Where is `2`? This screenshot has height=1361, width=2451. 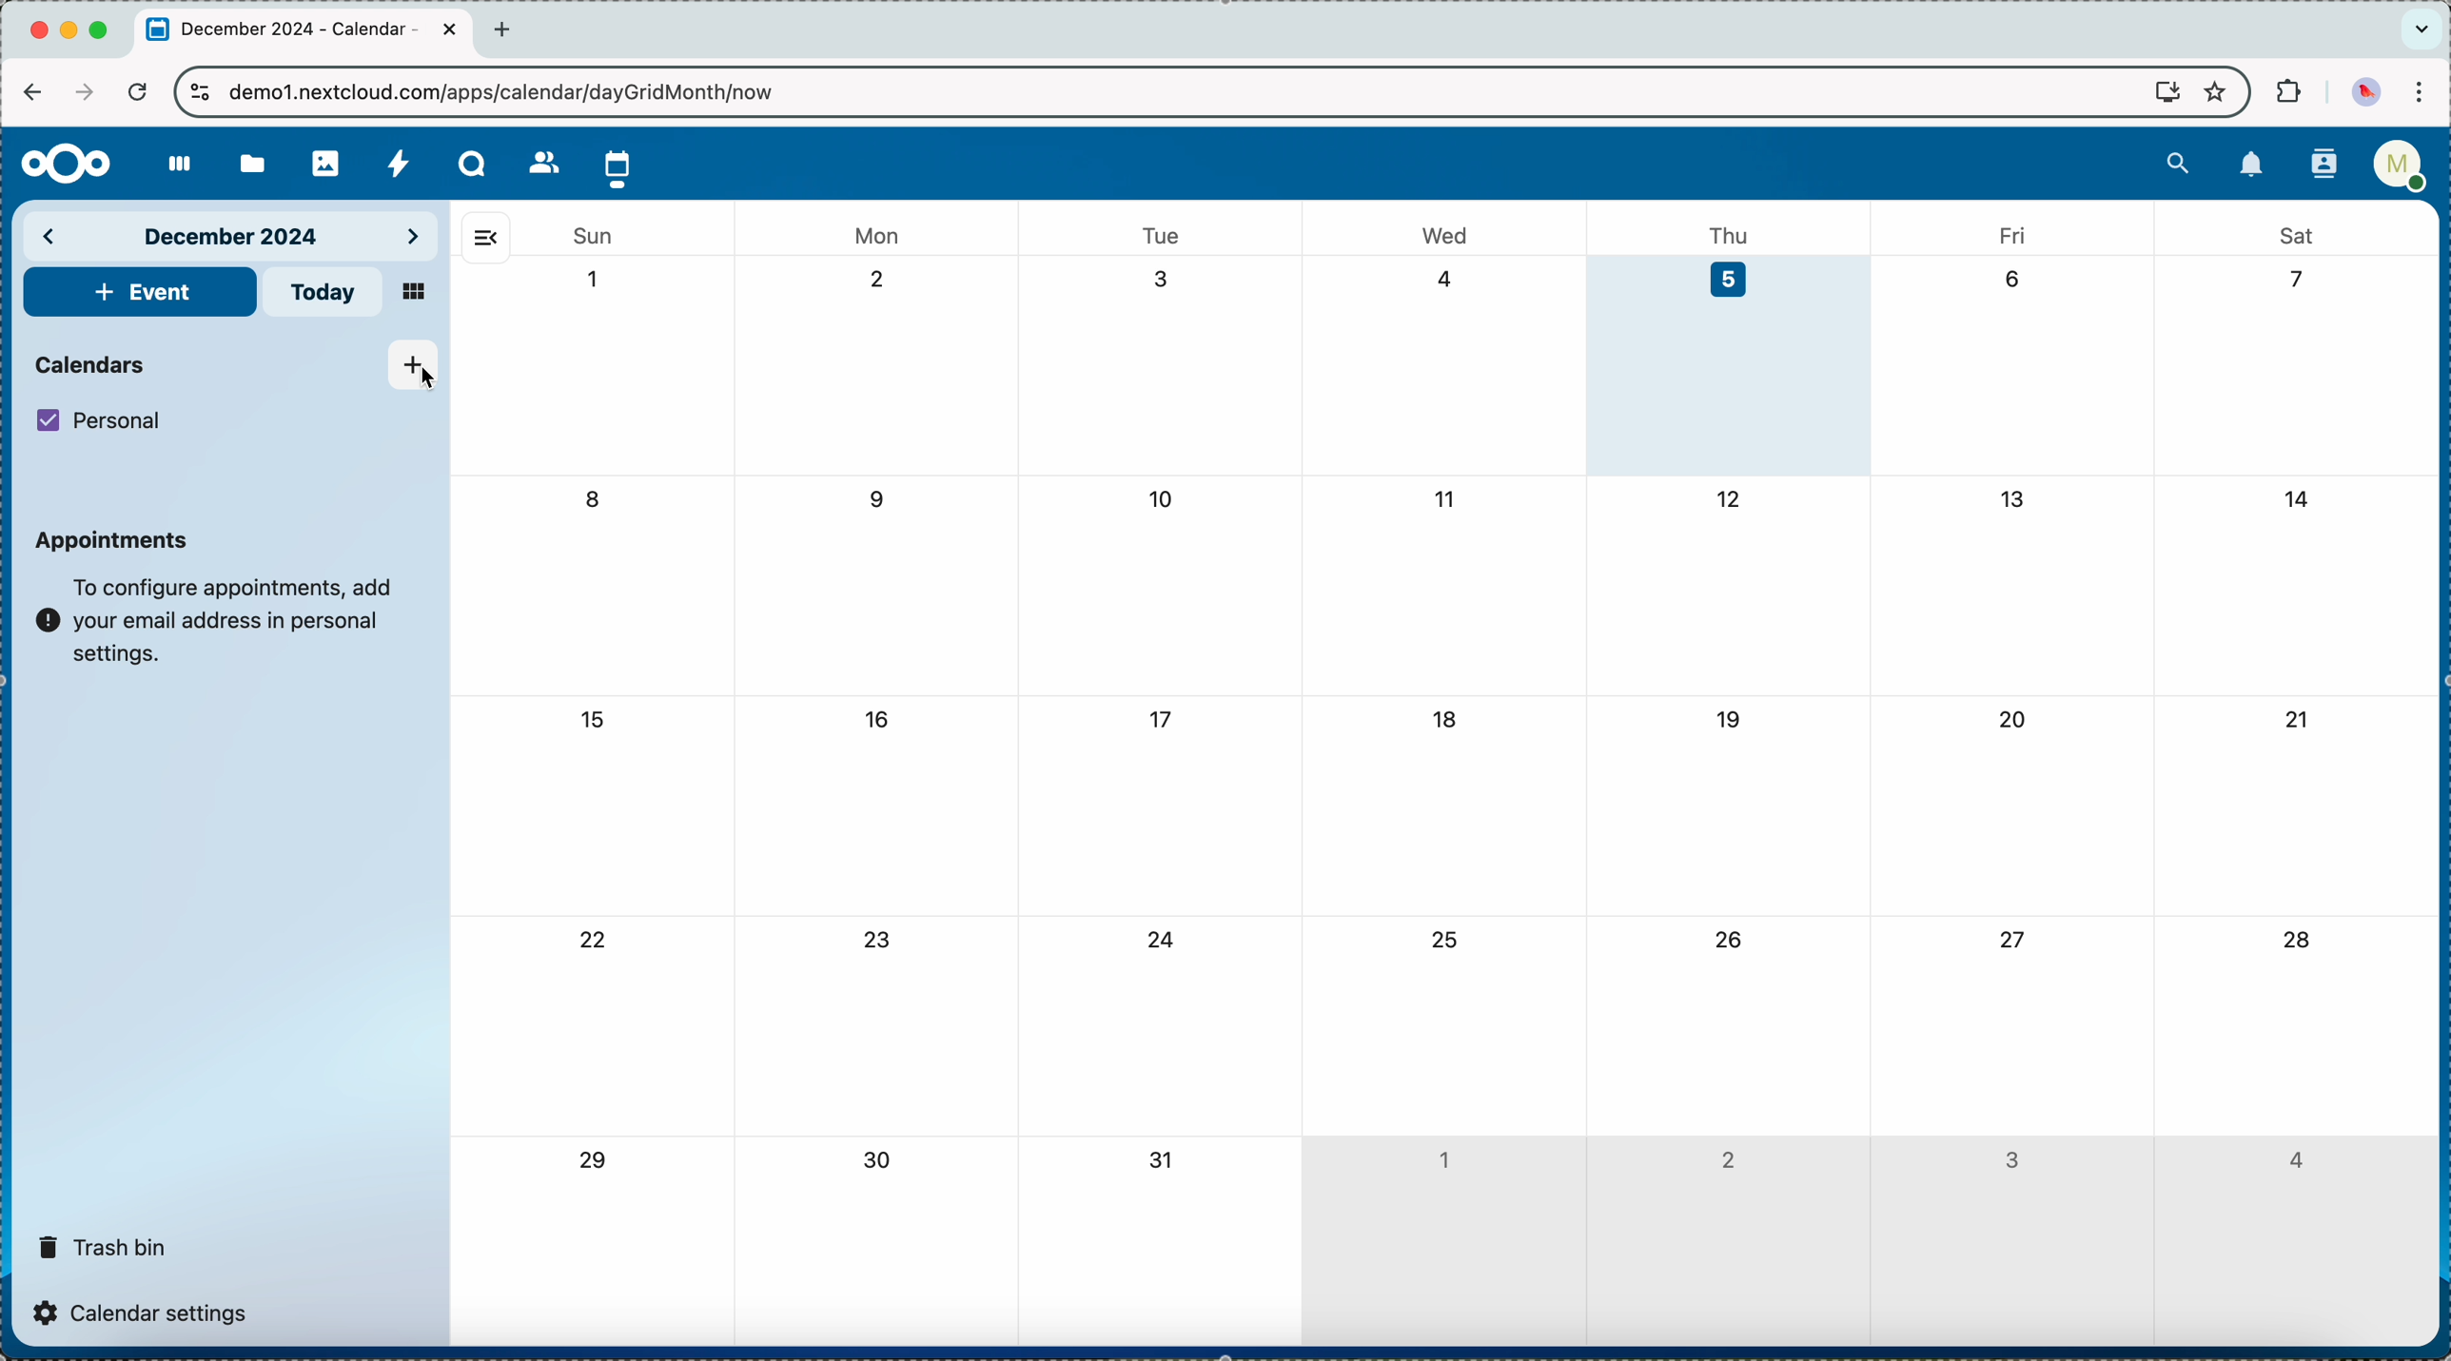
2 is located at coordinates (1728, 1158).